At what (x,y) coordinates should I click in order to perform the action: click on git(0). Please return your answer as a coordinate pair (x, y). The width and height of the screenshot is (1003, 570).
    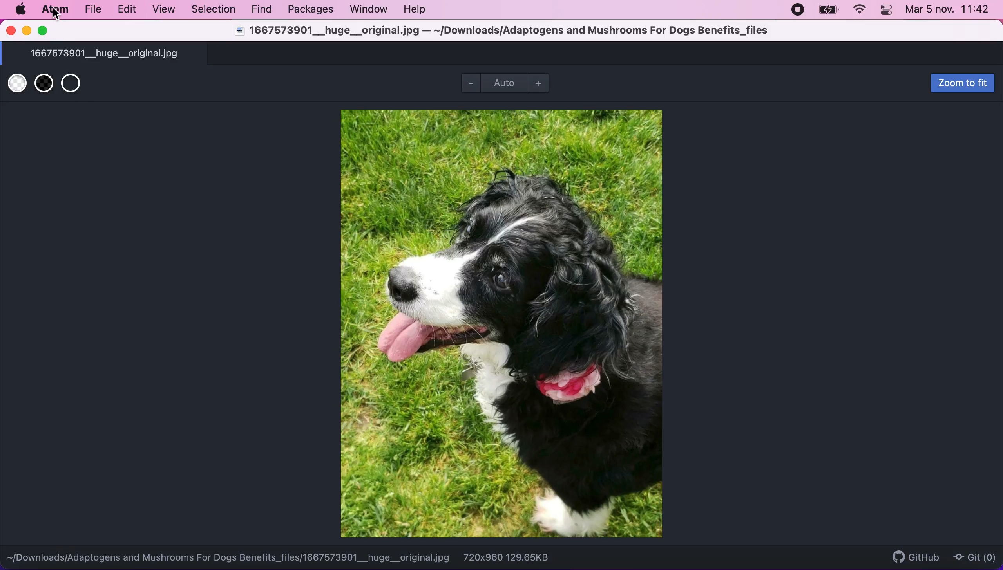
    Looking at the image, I should click on (974, 558).